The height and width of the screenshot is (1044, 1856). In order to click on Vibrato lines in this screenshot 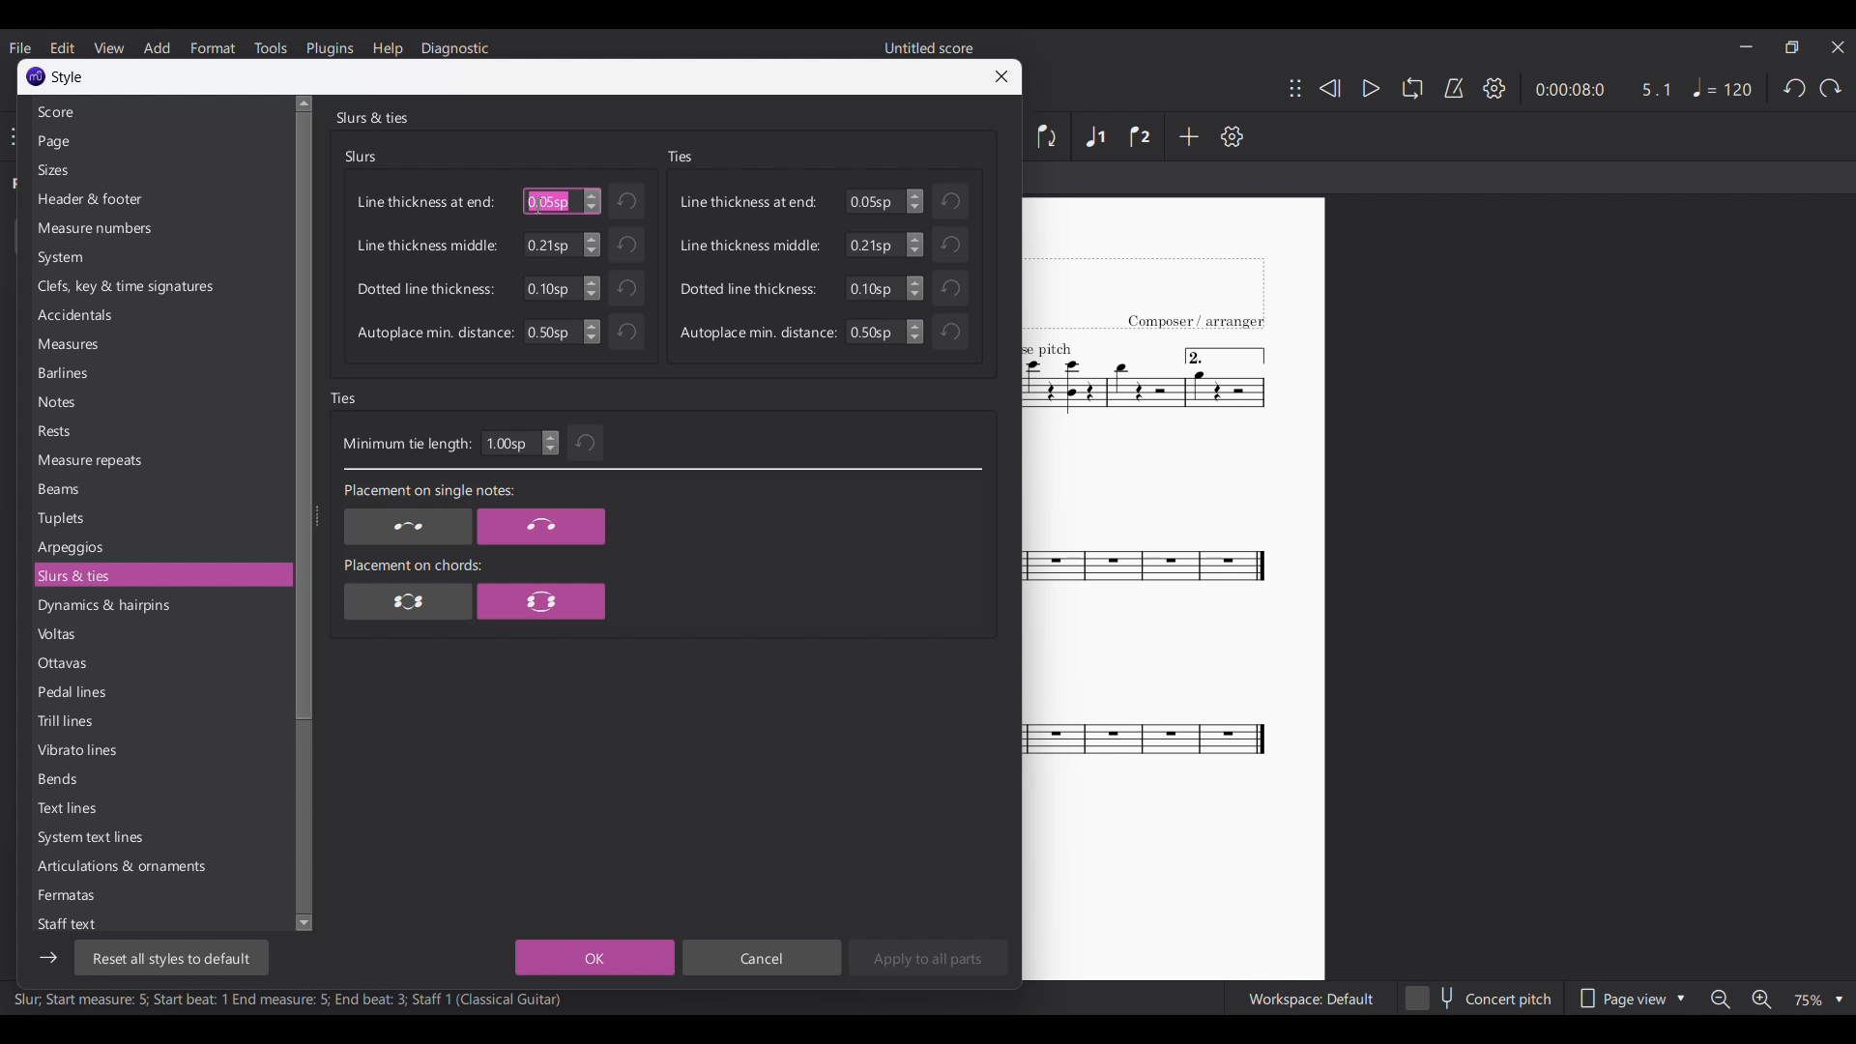, I will do `click(159, 750)`.